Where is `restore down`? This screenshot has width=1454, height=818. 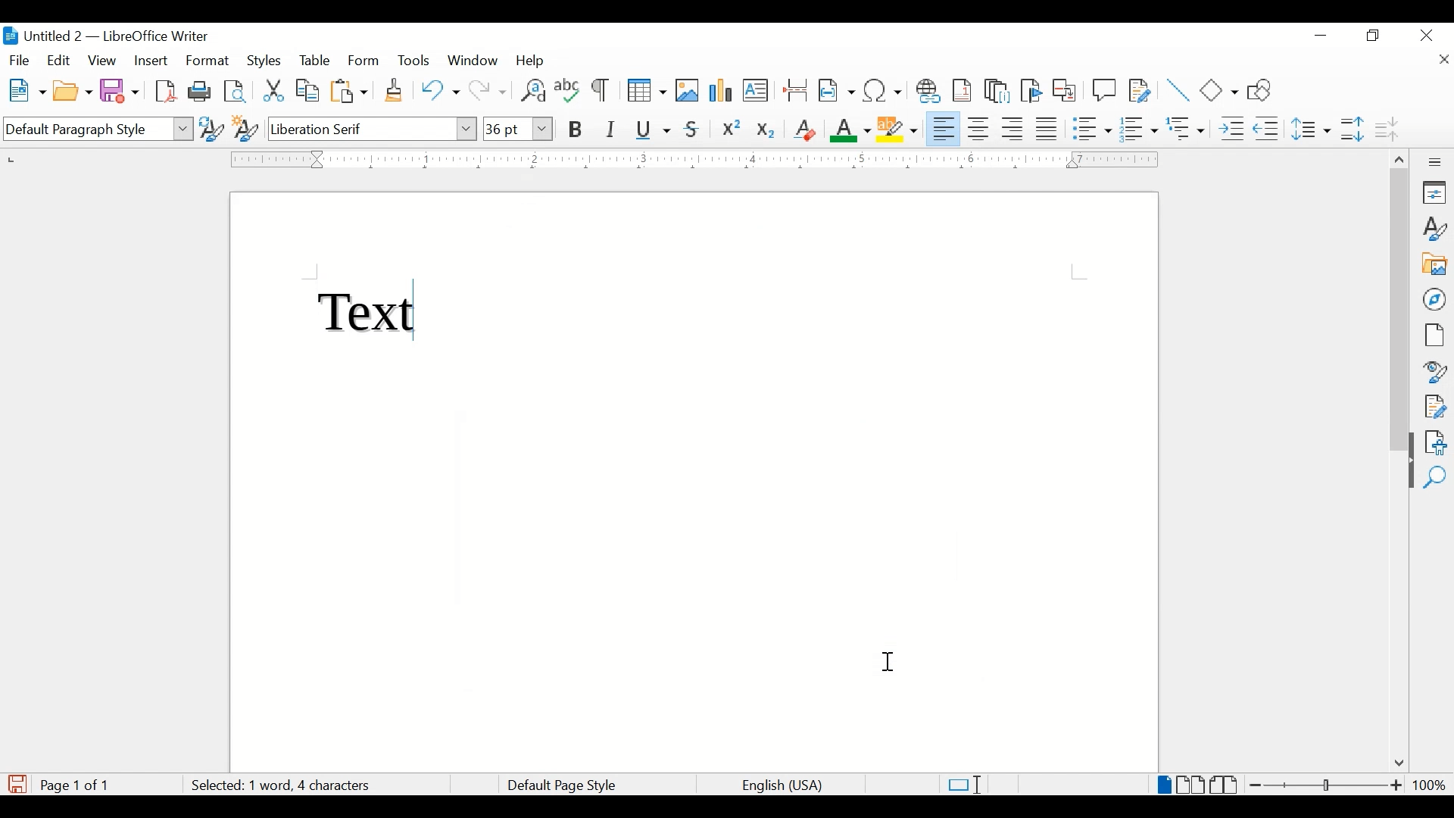
restore down is located at coordinates (1374, 36).